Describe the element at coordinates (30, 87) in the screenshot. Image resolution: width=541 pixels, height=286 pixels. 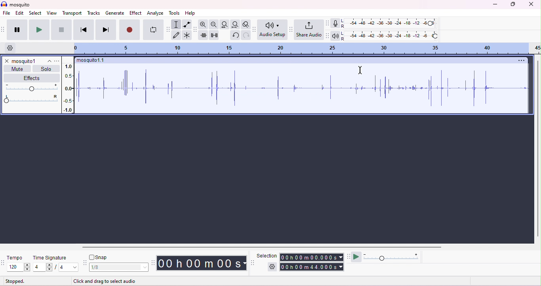
I see `volume` at that location.